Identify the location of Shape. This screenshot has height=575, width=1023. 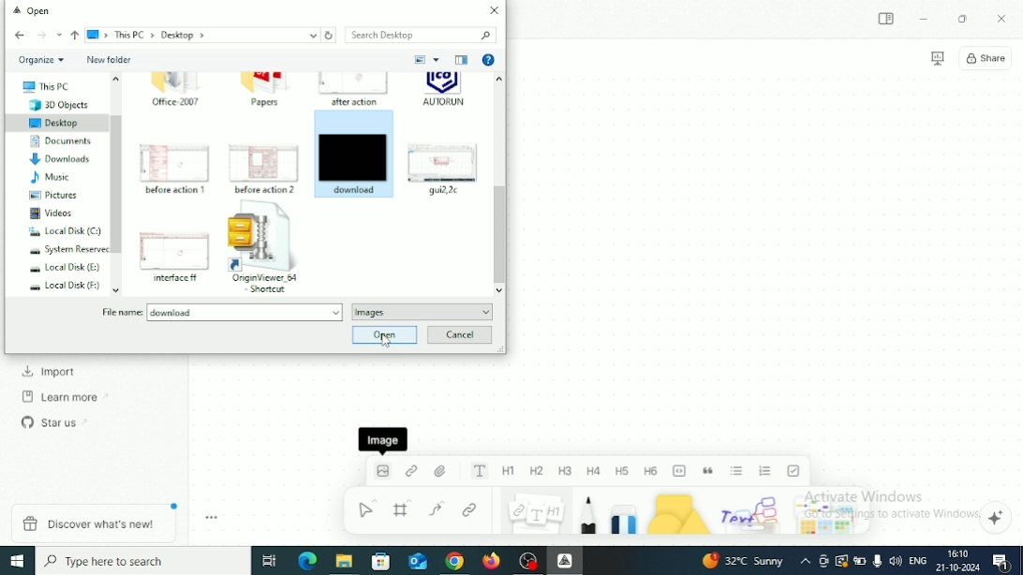
(680, 512).